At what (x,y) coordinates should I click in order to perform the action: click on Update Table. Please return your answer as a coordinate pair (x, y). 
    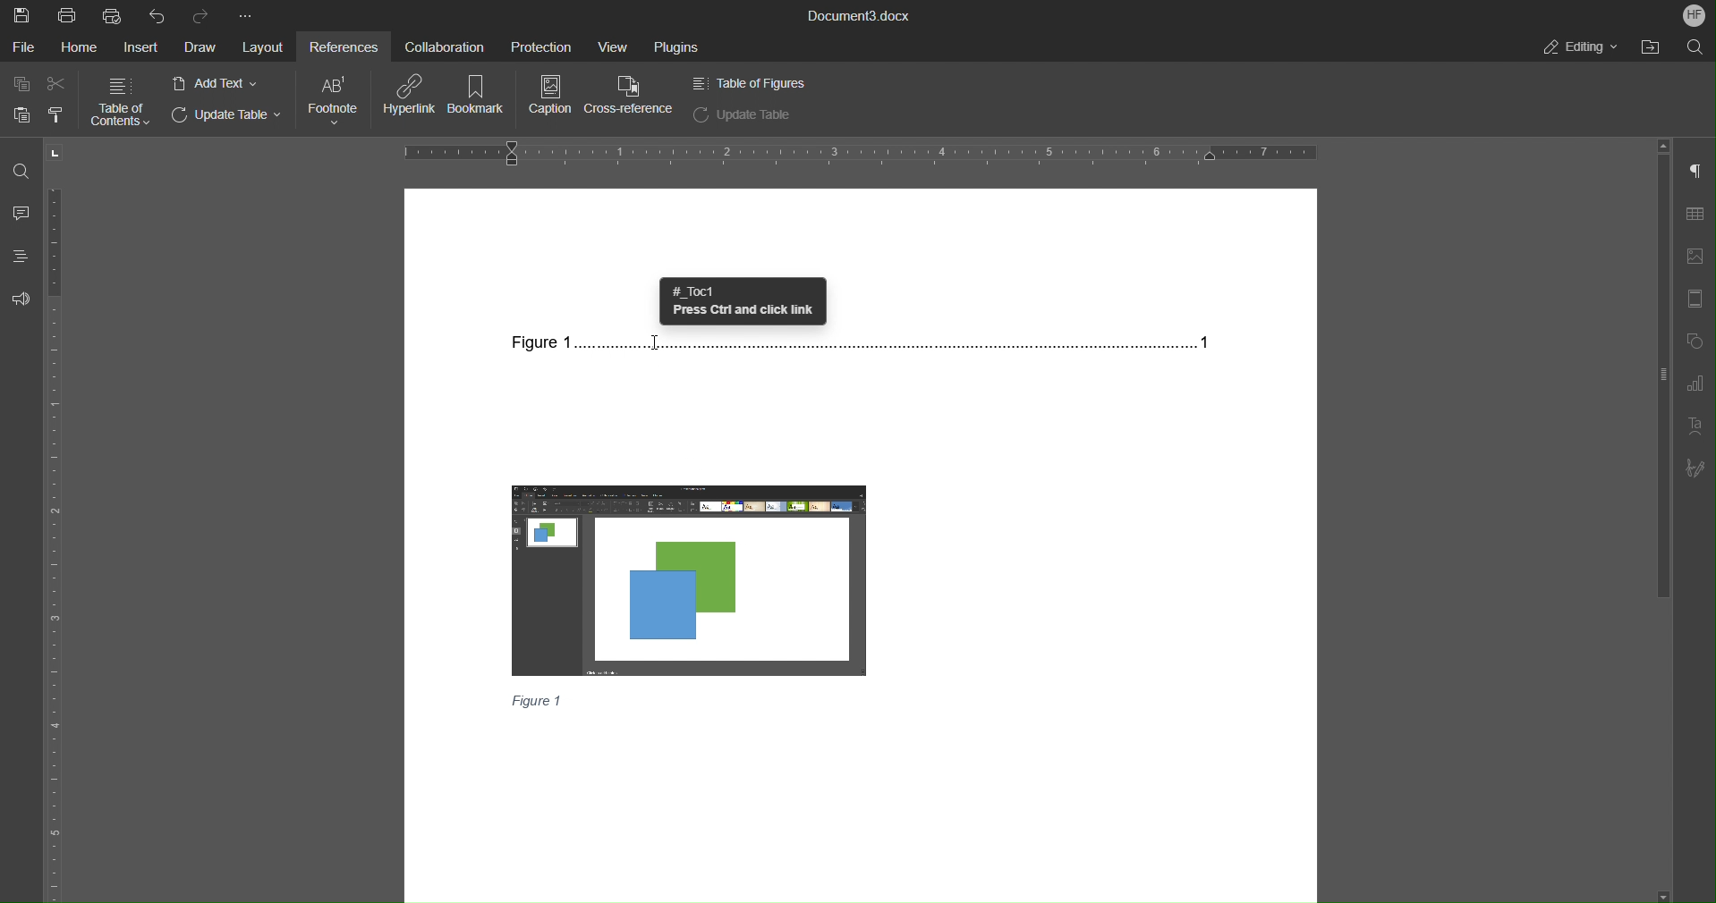
    Looking at the image, I should click on (230, 117).